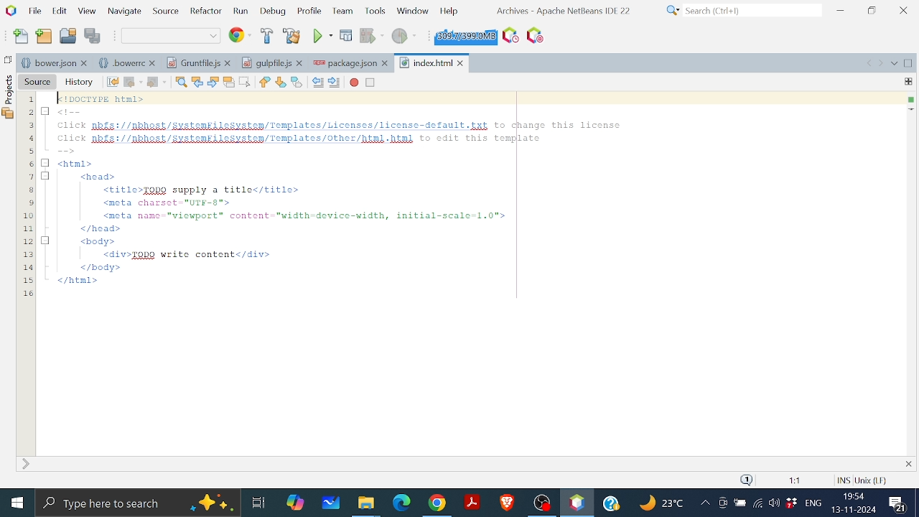 Image resolution: width=919 pixels, height=517 pixels. What do you see at coordinates (908, 65) in the screenshot?
I see `maximize window` at bounding box center [908, 65].